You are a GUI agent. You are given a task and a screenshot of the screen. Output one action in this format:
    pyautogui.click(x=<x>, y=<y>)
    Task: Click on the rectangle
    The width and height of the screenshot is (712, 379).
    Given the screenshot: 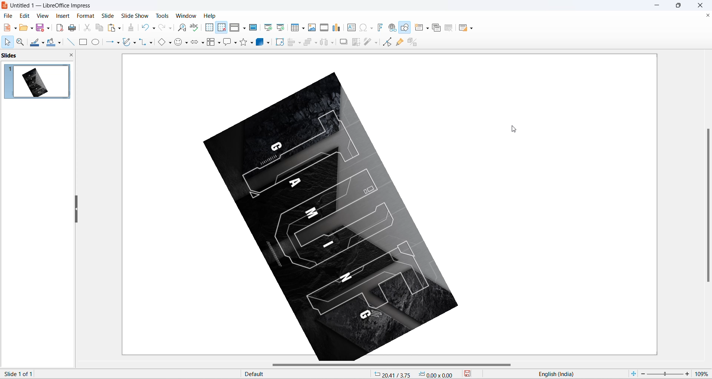 What is the action you would take?
    pyautogui.click(x=83, y=43)
    